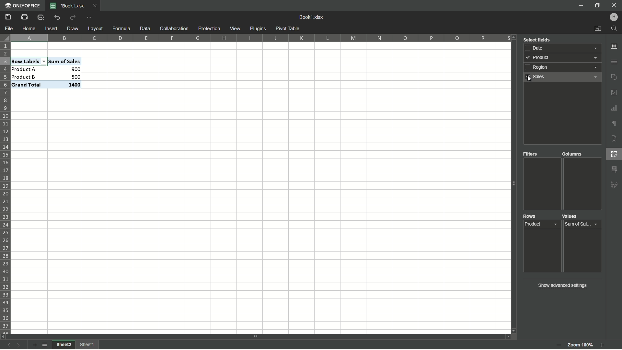  I want to click on format marks, so click(614, 124).